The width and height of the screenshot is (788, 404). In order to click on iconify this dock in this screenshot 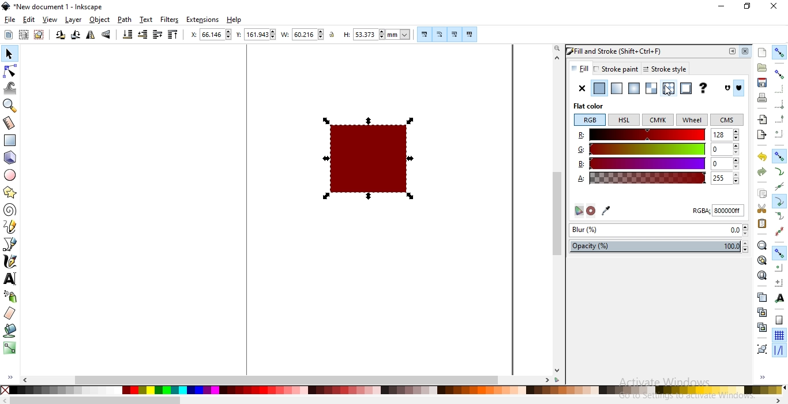, I will do `click(732, 51)`.